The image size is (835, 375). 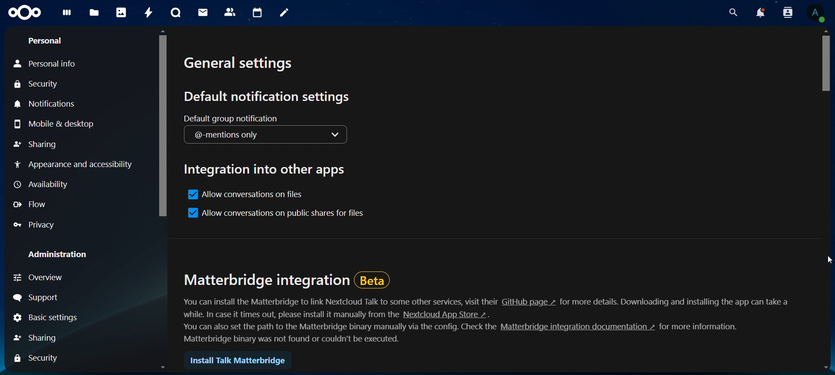 What do you see at coordinates (822, 261) in the screenshot?
I see `cursor` at bounding box center [822, 261].